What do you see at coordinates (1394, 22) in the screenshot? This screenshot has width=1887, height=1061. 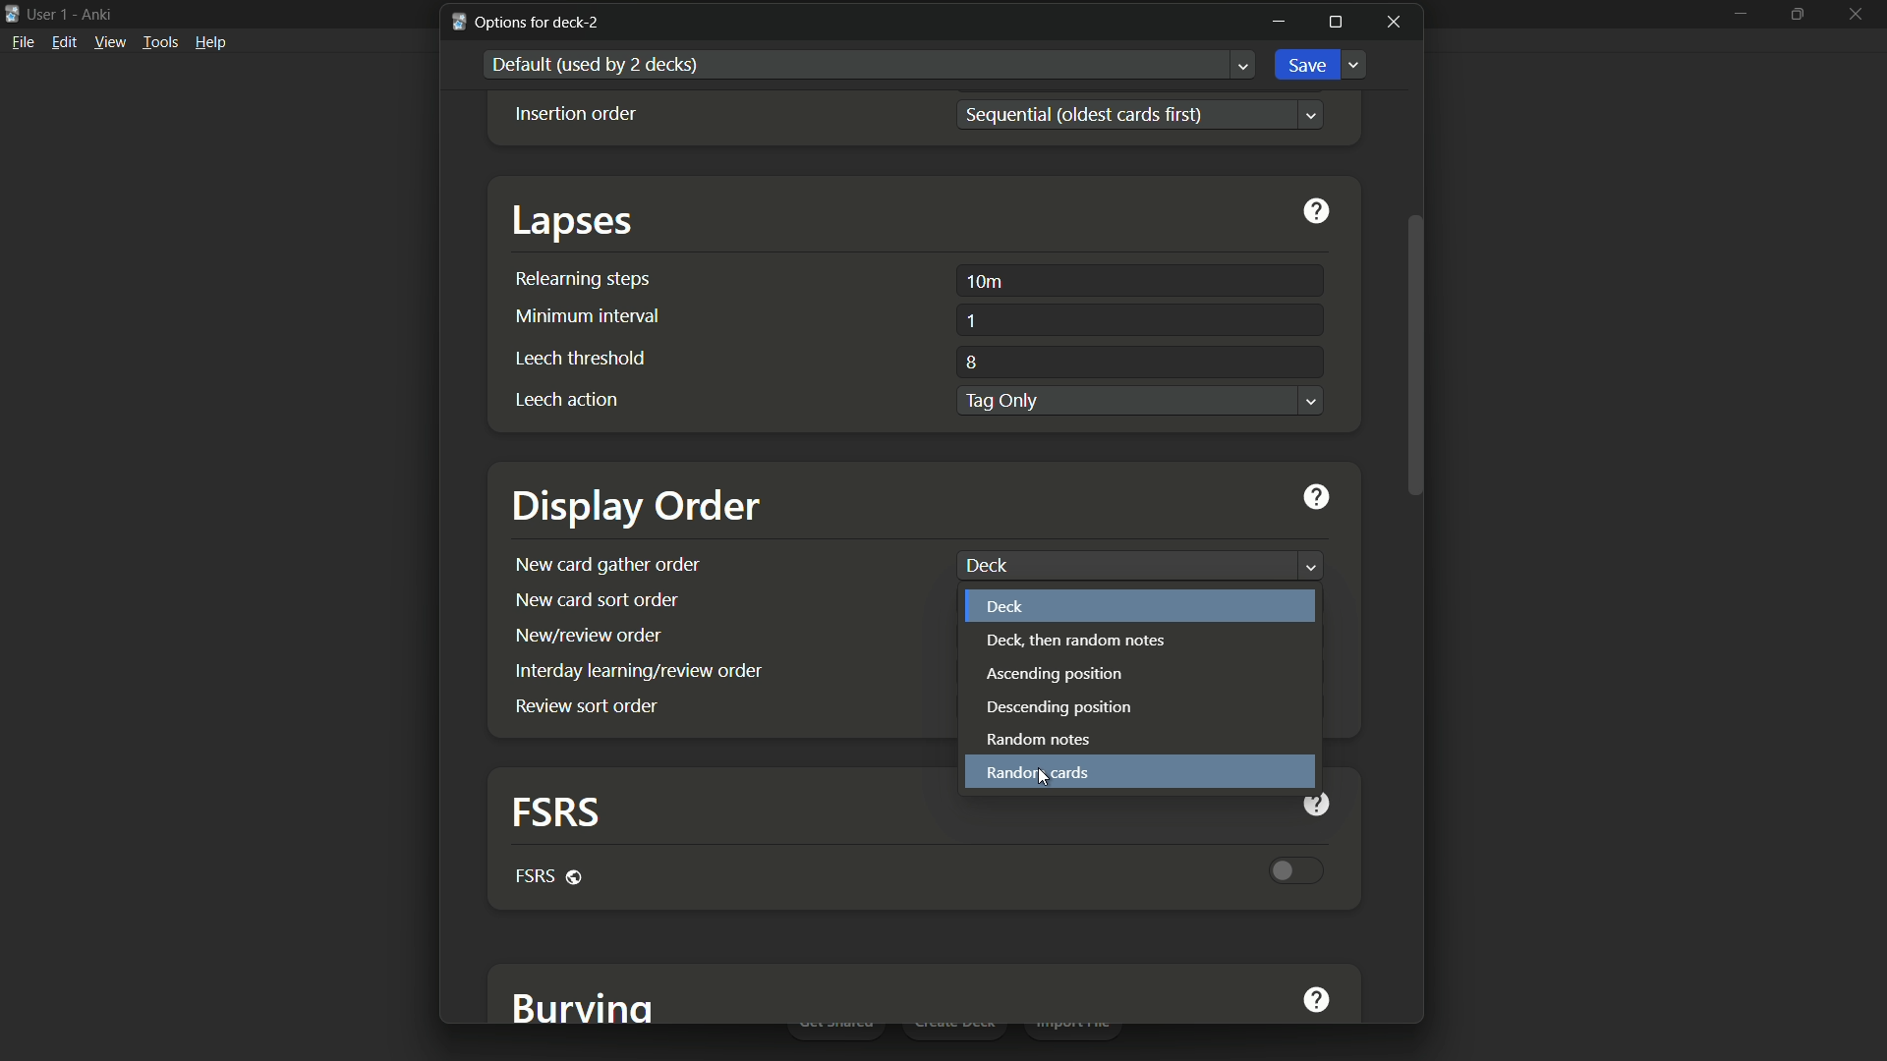 I see `close window` at bounding box center [1394, 22].